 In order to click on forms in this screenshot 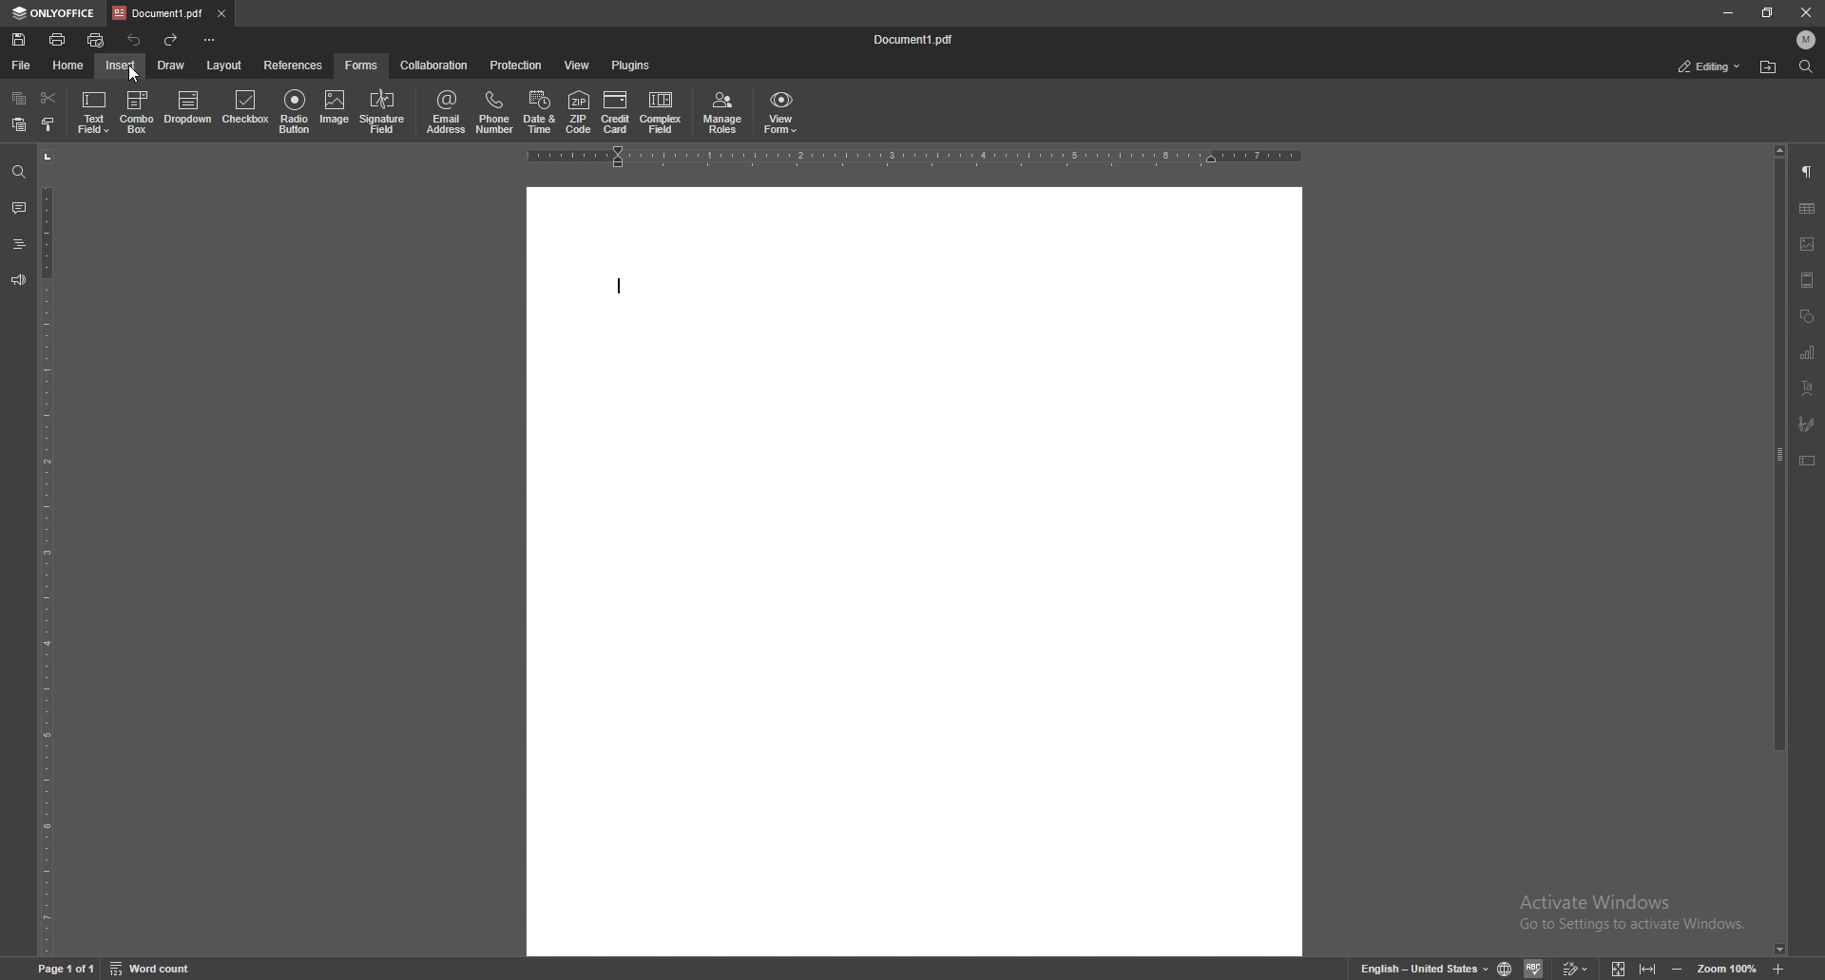, I will do `click(363, 66)`.